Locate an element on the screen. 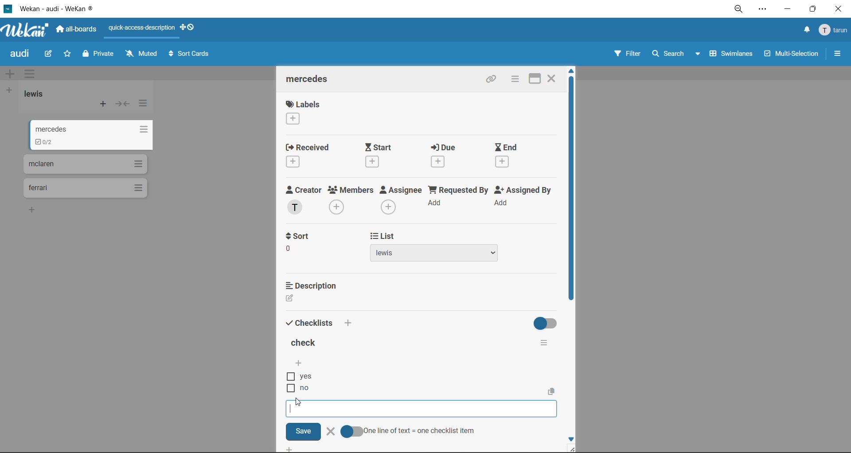 Image resolution: width=851 pixels, height=453 pixels. assigned by is located at coordinates (523, 191).